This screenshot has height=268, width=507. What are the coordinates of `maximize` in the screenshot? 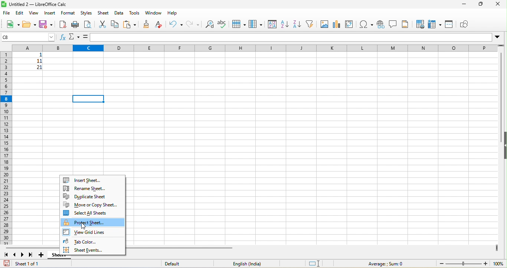 It's located at (481, 5).